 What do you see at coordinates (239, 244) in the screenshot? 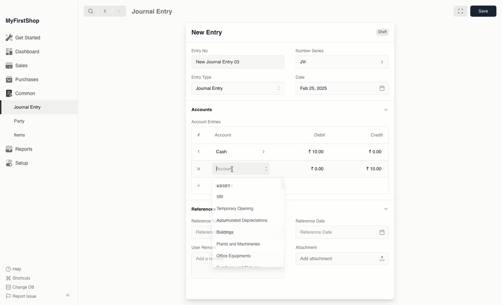
I see `Plants and Machineries` at bounding box center [239, 244].